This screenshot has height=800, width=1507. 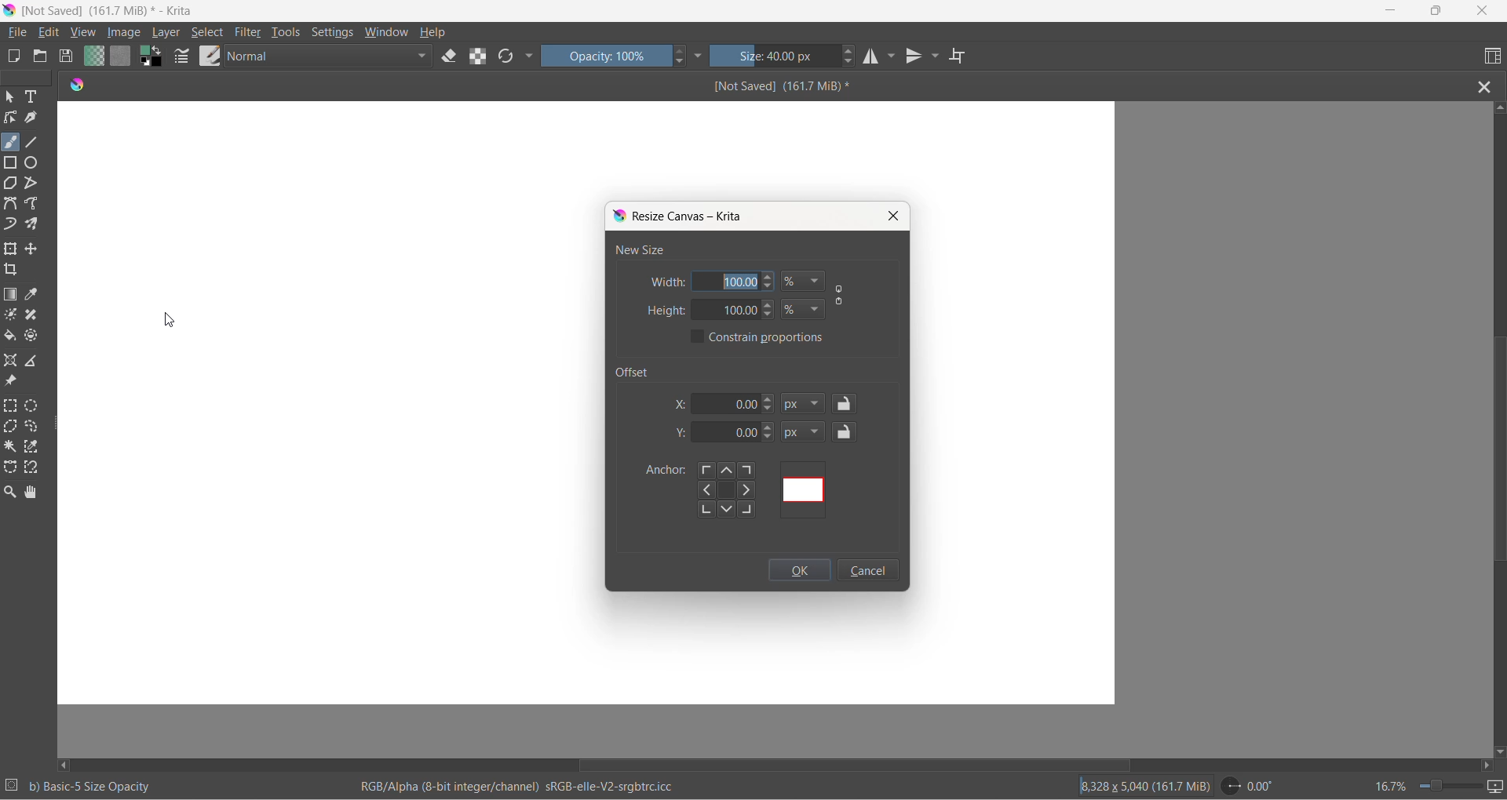 I want to click on filter, so click(x=249, y=35).